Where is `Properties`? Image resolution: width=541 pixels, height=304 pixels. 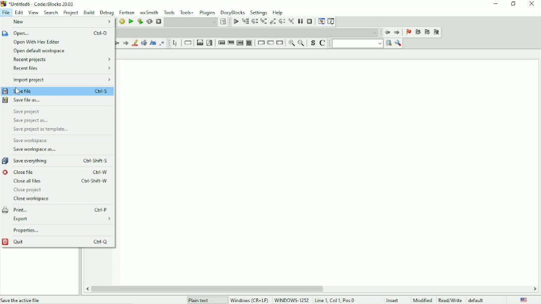
Properties is located at coordinates (26, 230).